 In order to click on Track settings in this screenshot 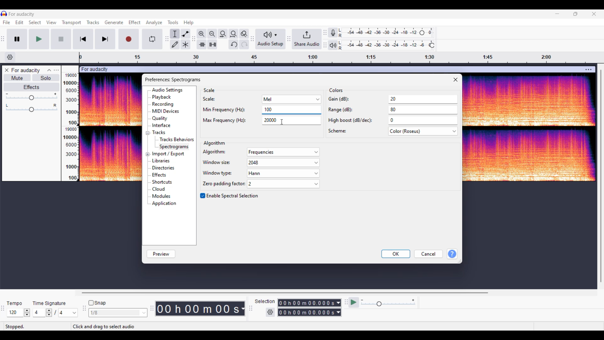, I will do `click(588, 70)`.